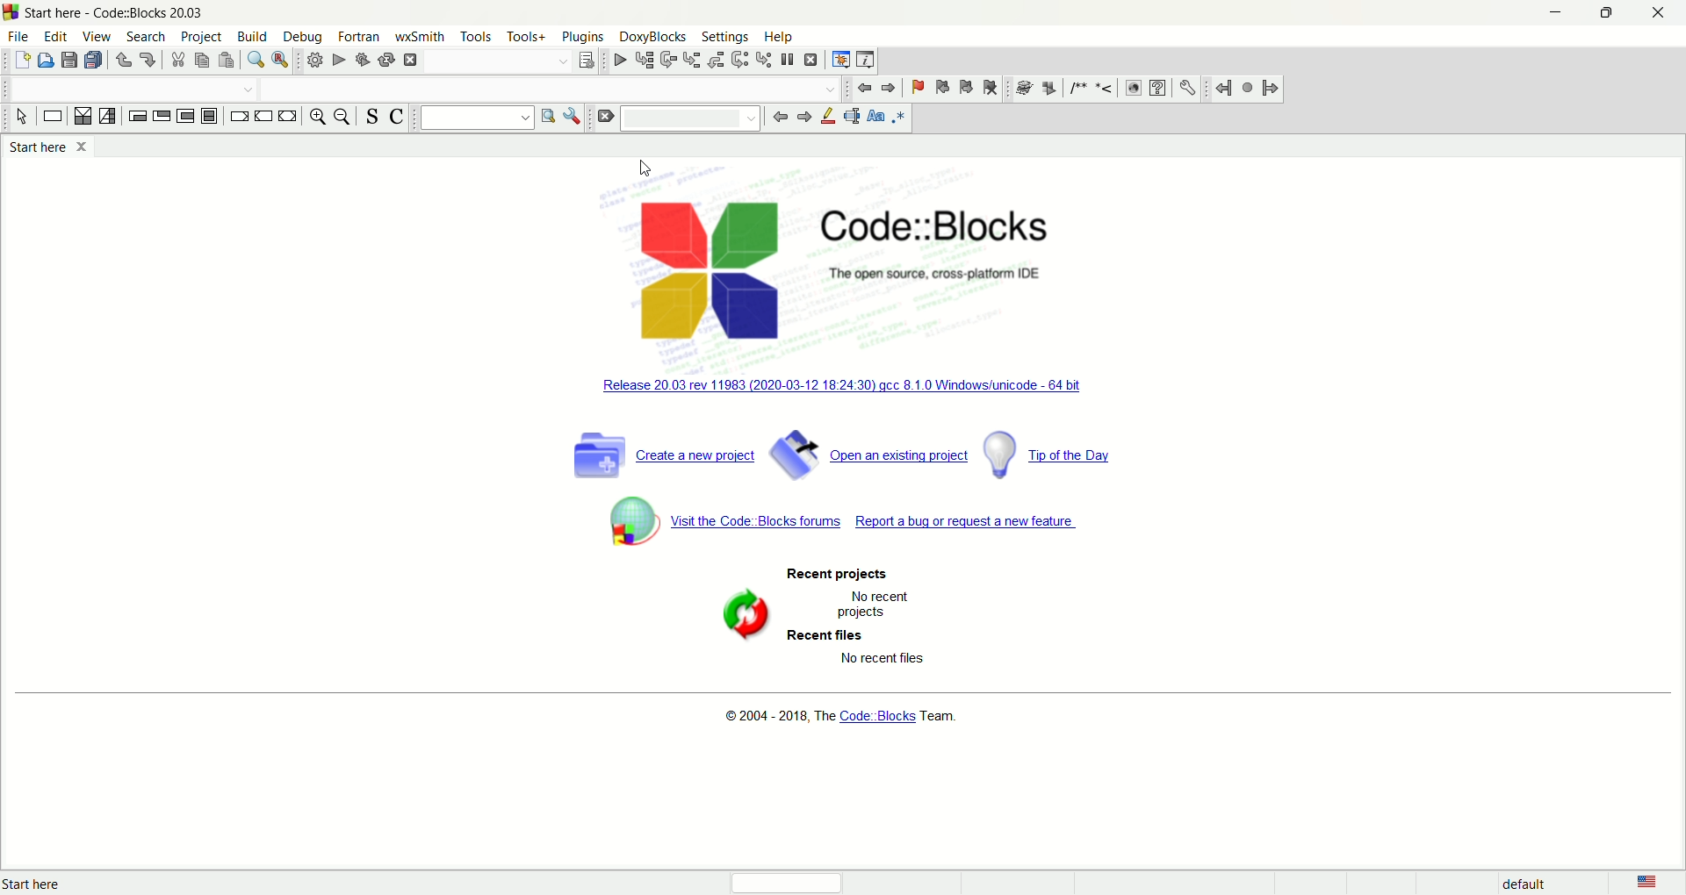  I want to click on regex, so click(904, 117).